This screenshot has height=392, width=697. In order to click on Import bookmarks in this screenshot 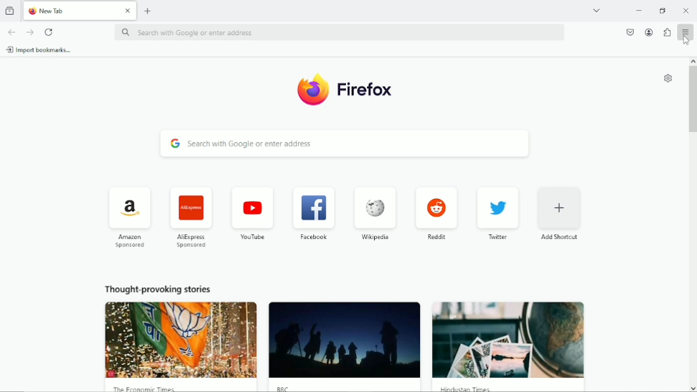, I will do `click(40, 50)`.